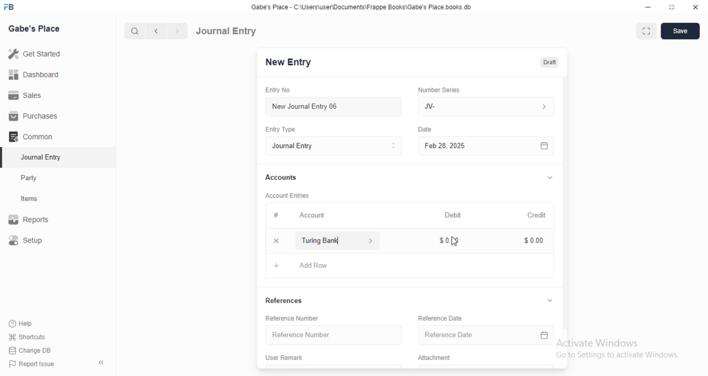  Describe the element at coordinates (33, 350) in the screenshot. I see `Change DB` at that location.